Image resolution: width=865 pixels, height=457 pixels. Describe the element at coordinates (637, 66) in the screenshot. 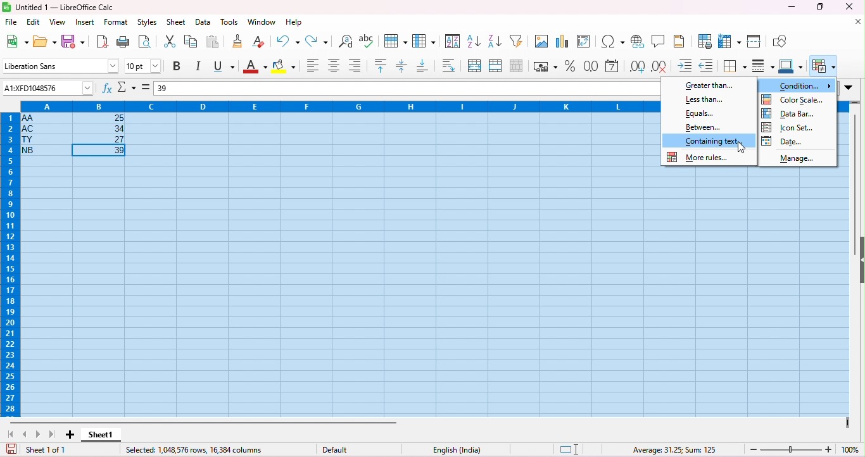

I see `add decimal` at that location.